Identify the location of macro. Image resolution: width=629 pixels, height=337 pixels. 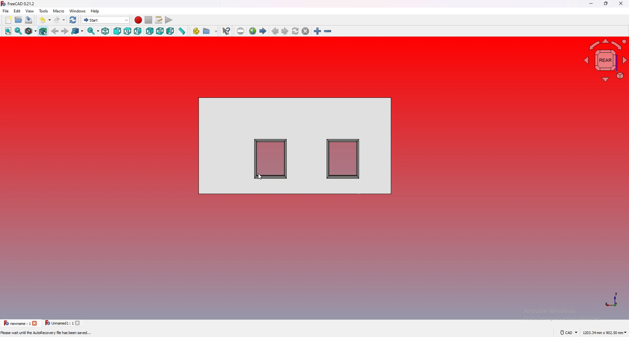
(59, 11).